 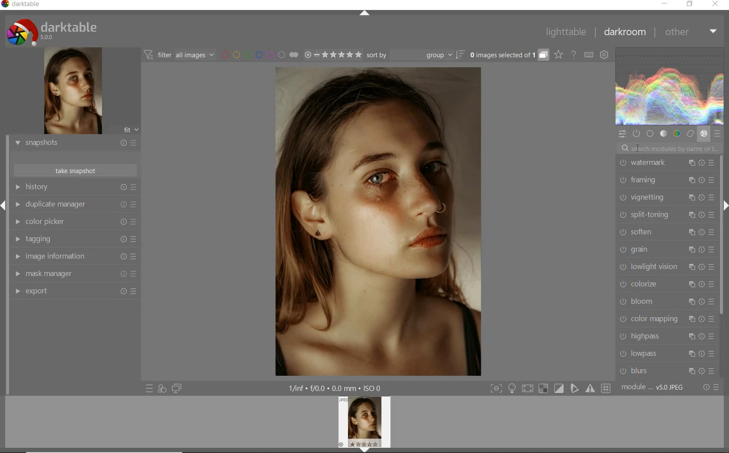 I want to click on duplicate manager, so click(x=75, y=205).